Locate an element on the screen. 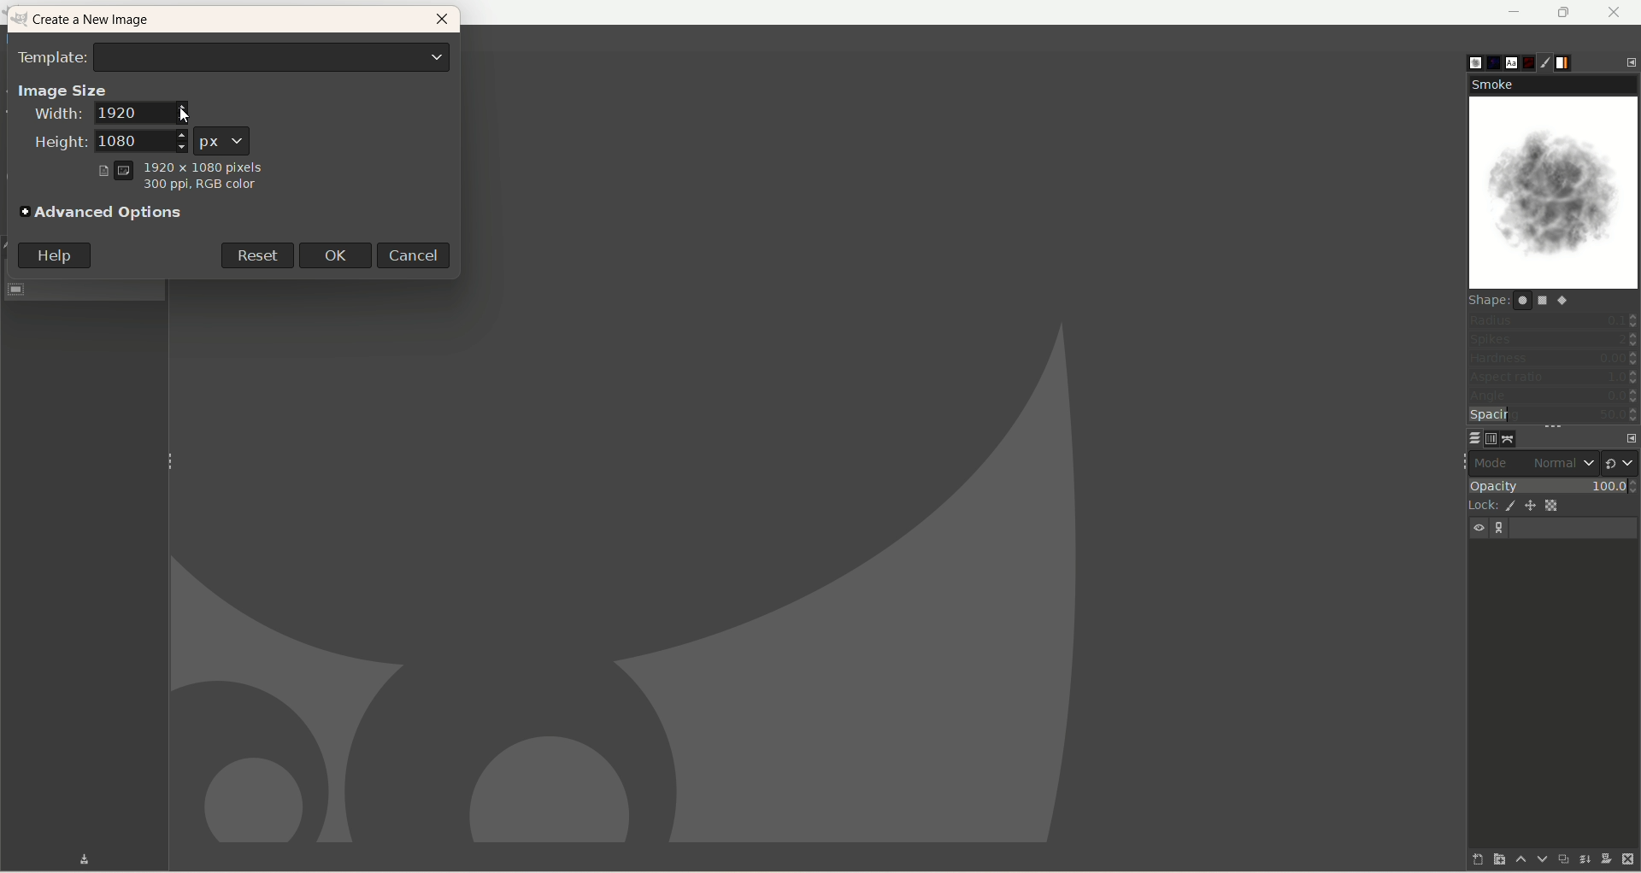  advanced options is located at coordinates (103, 214).